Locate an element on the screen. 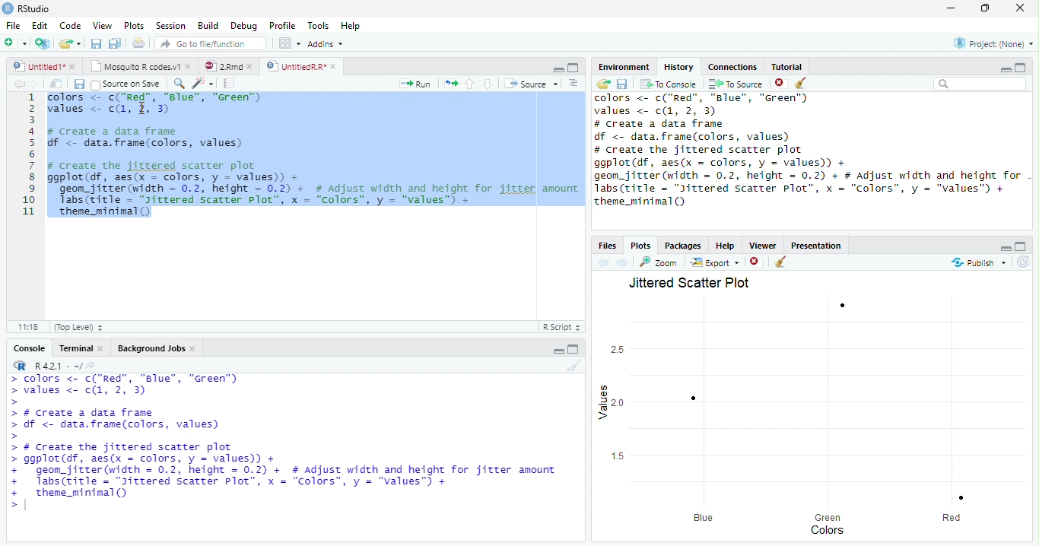  Clear all history entries is located at coordinates (802, 83).